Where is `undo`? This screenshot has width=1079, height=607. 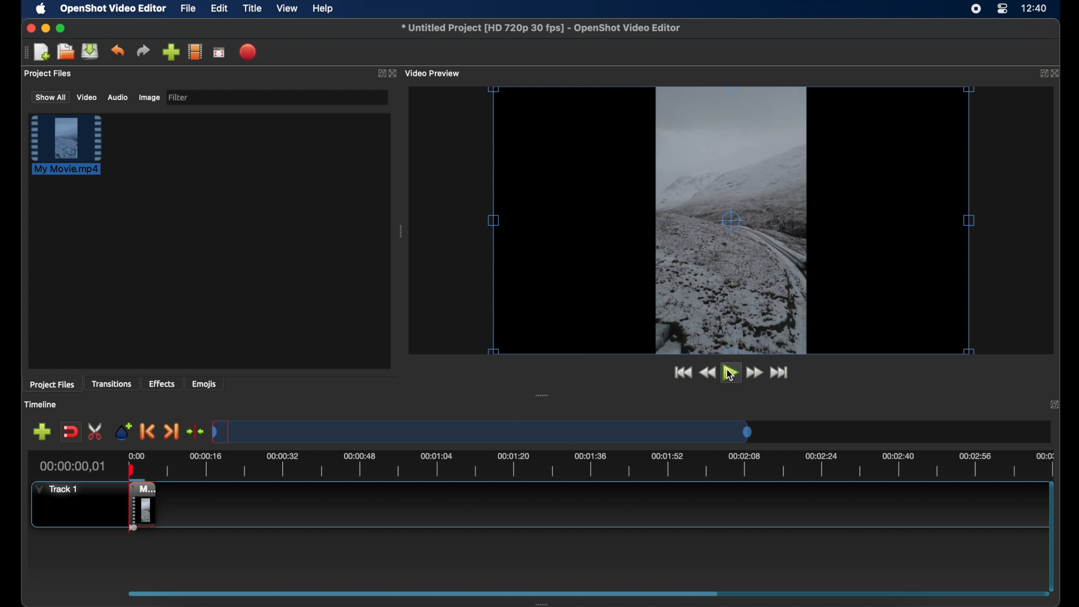
undo is located at coordinates (117, 50).